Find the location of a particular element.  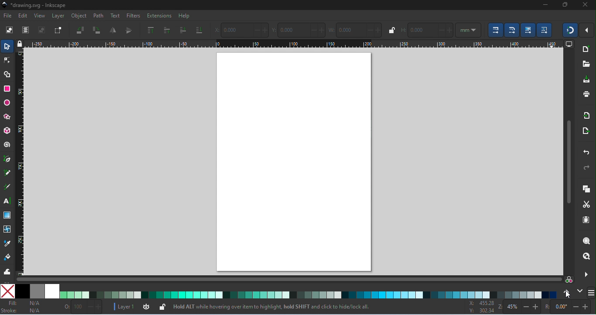

none is located at coordinates (8, 291).